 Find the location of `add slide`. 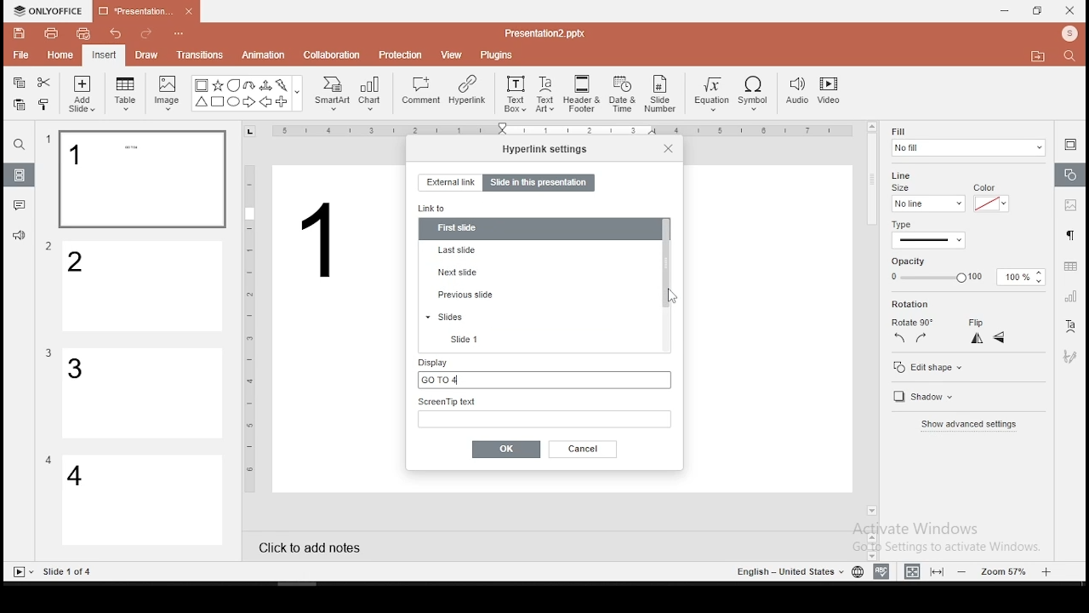

add slide is located at coordinates (82, 94).